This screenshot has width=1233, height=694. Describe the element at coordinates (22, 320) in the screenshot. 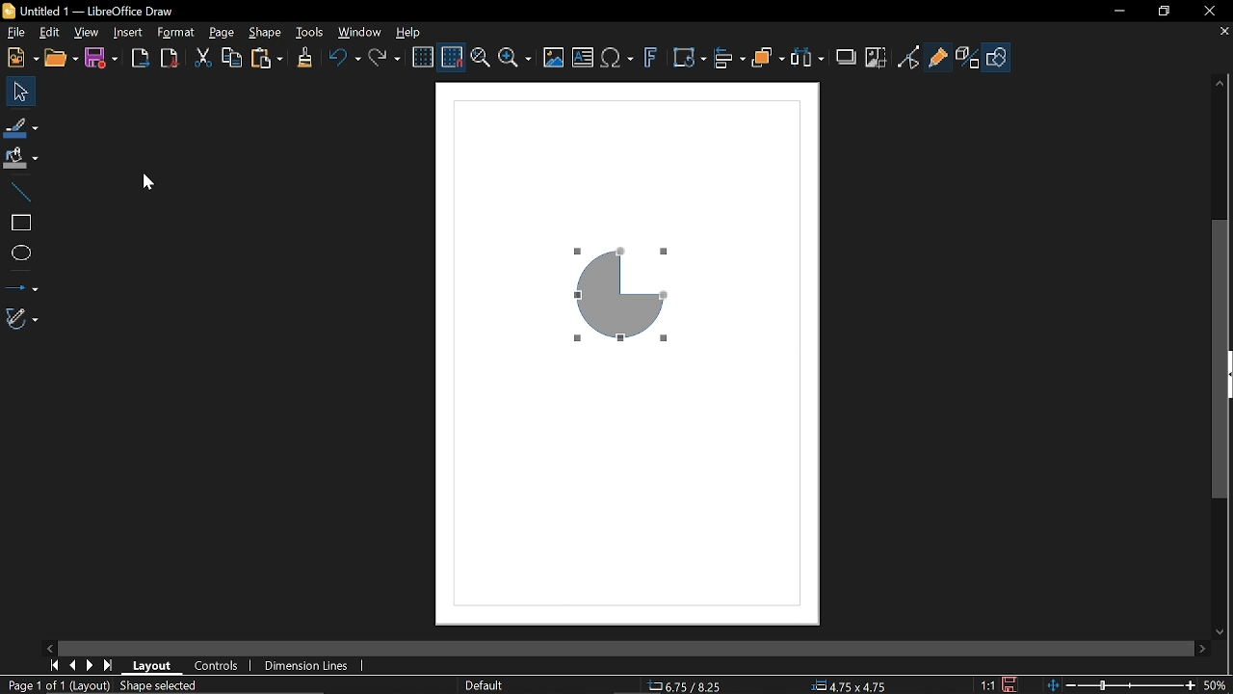

I see `Curves and polygons` at that location.